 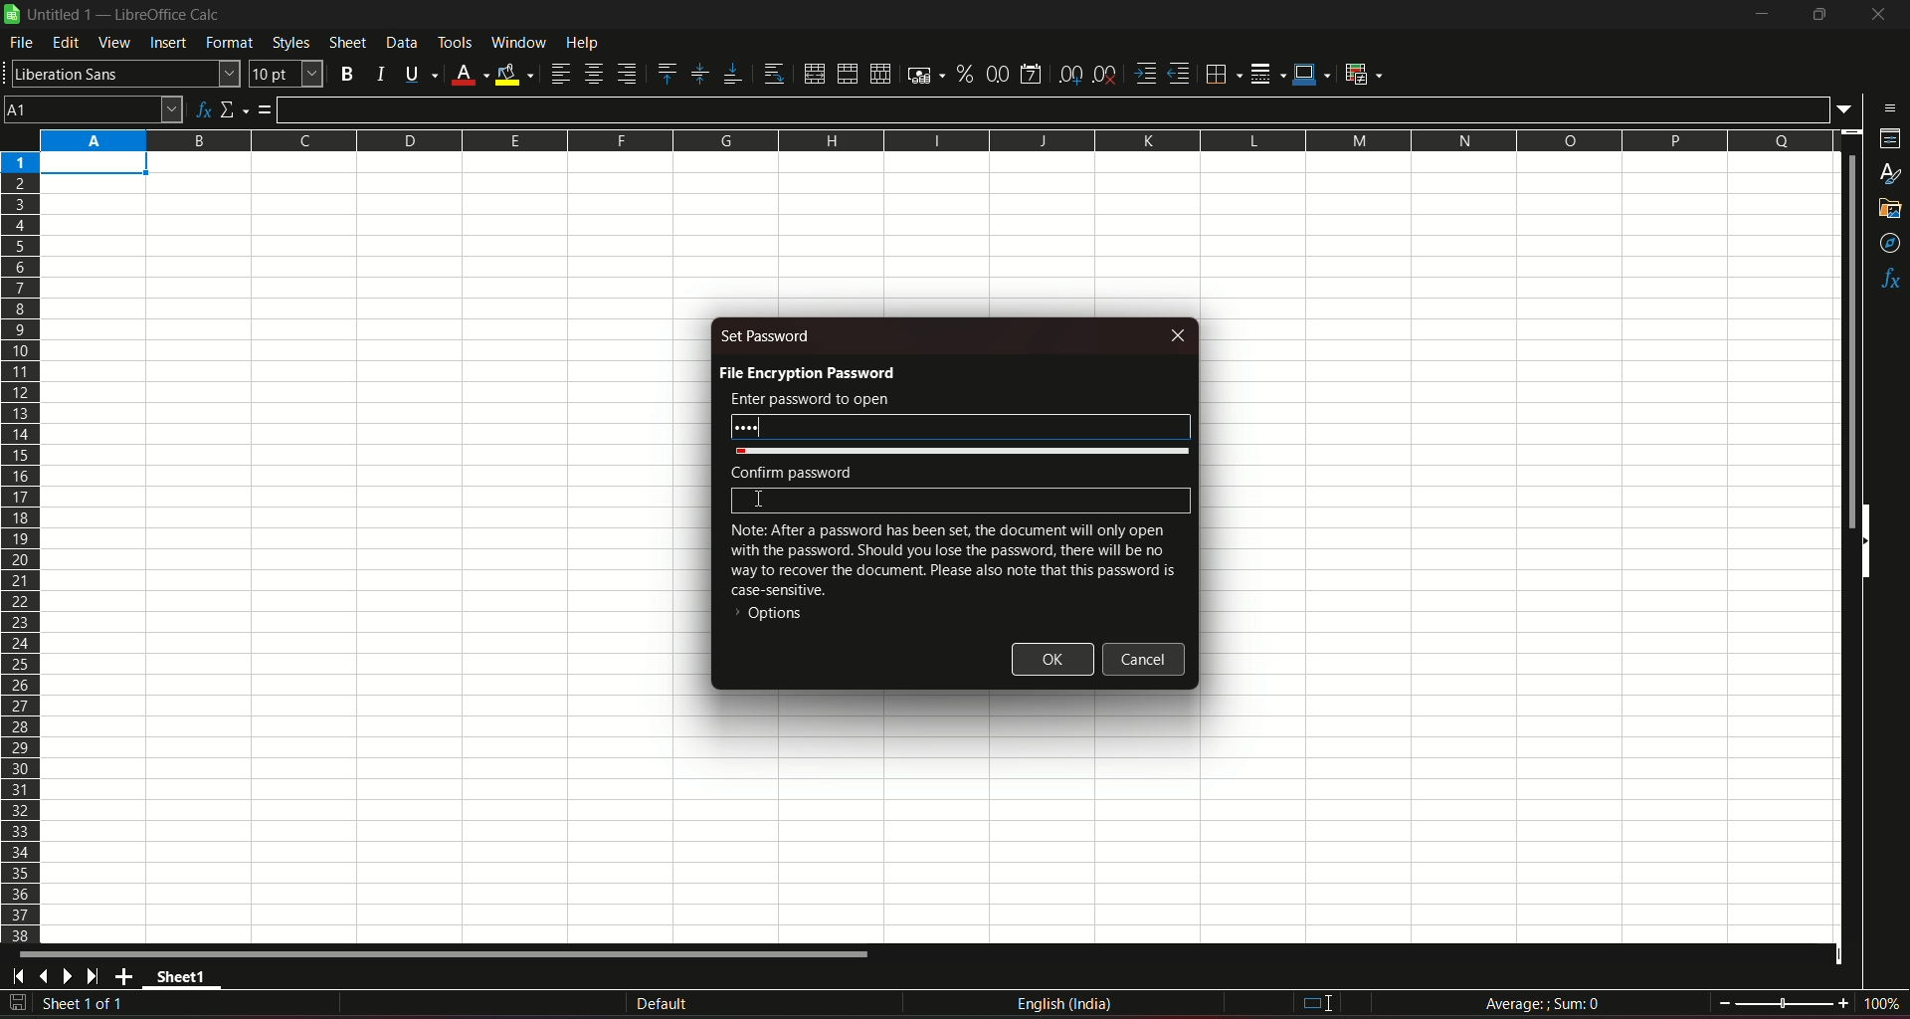 I want to click on merge and center, so click(x=812, y=73).